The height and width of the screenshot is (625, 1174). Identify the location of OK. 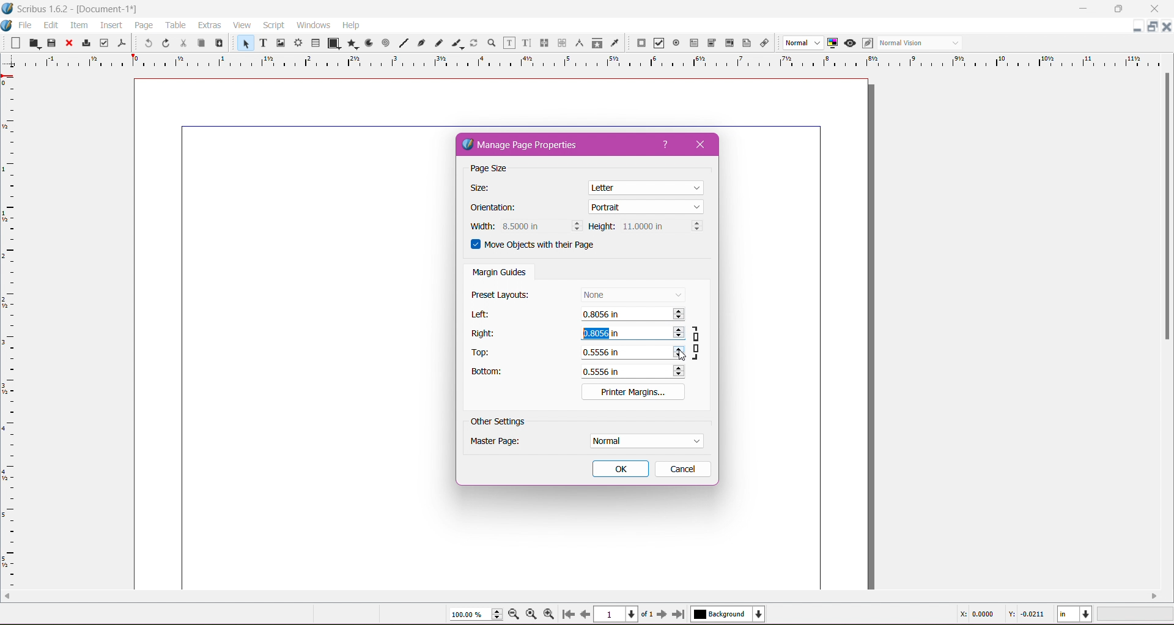
(621, 469).